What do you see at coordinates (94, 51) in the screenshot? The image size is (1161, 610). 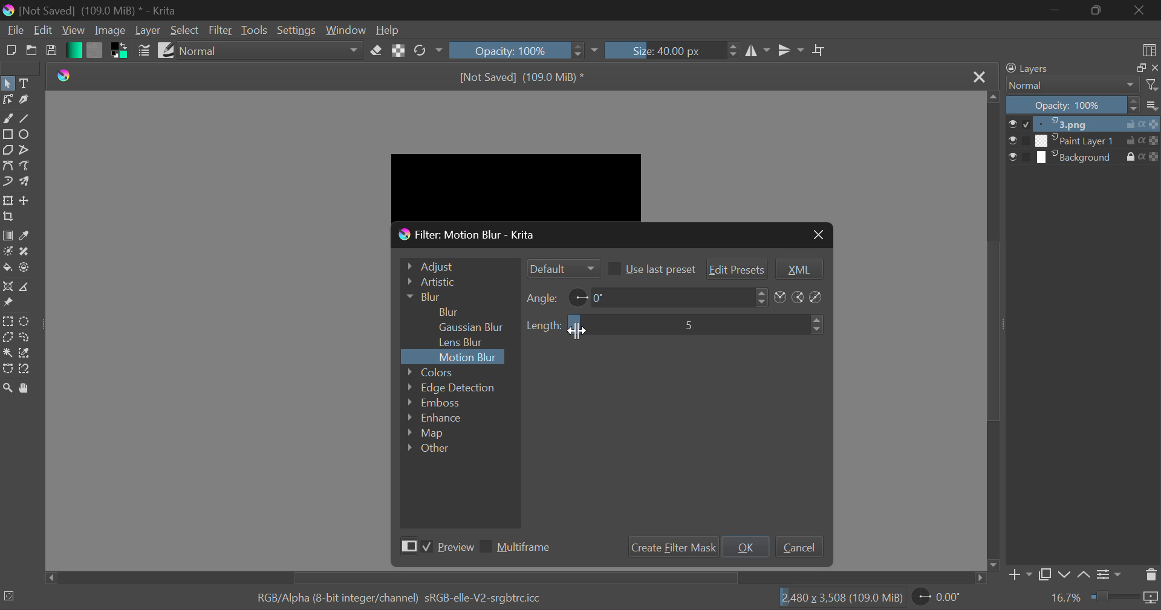 I see `Pattern` at bounding box center [94, 51].